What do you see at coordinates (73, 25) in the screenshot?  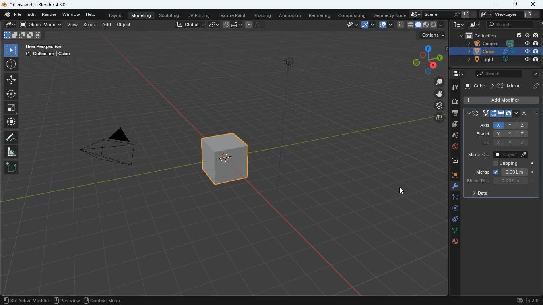 I see `view` at bounding box center [73, 25].